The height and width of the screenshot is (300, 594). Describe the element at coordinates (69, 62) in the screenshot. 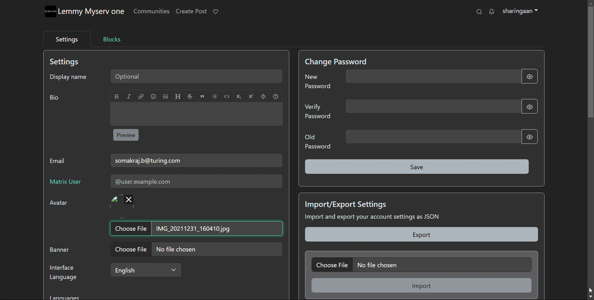

I see `Settings` at that location.